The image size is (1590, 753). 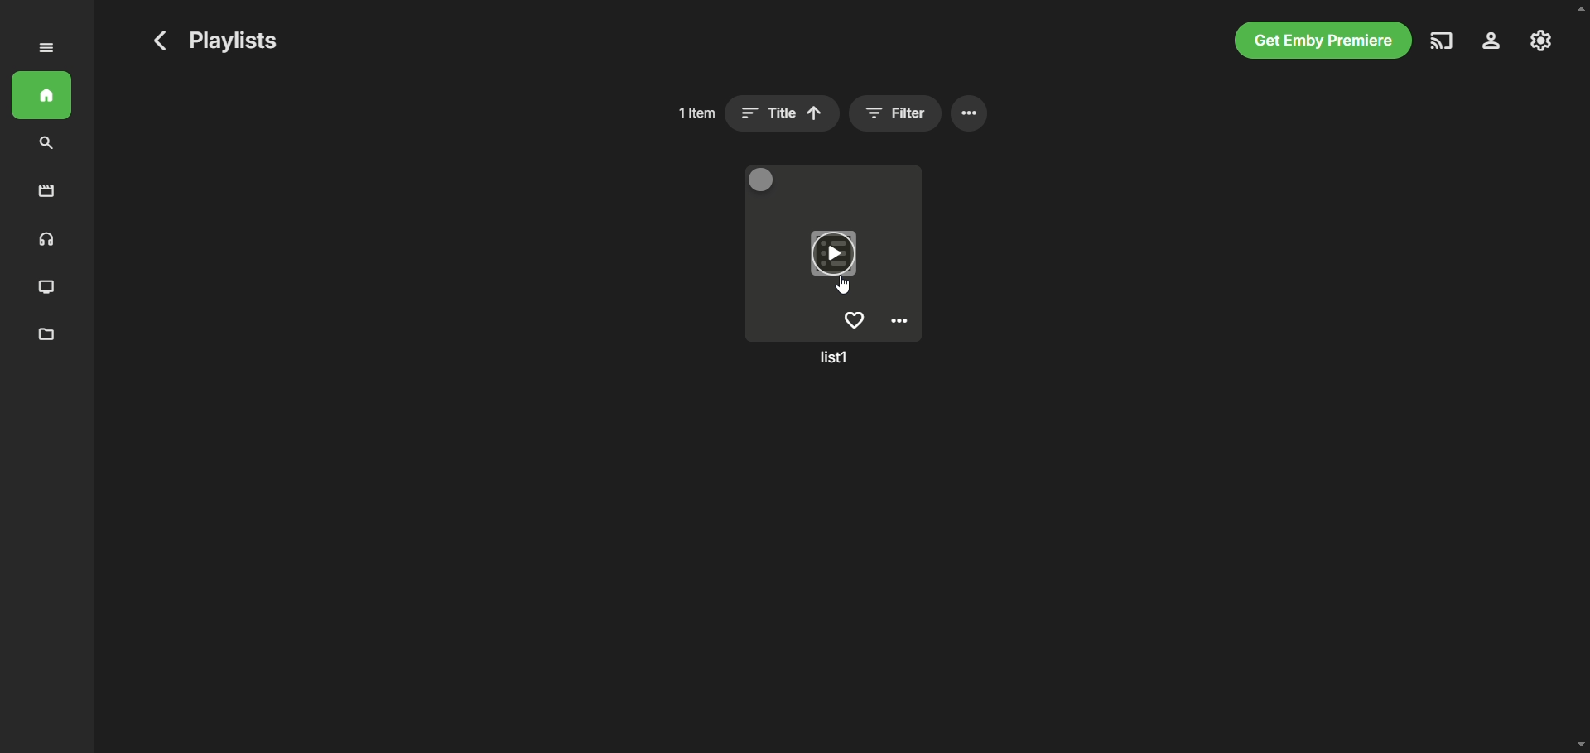 I want to click on music, so click(x=44, y=241).